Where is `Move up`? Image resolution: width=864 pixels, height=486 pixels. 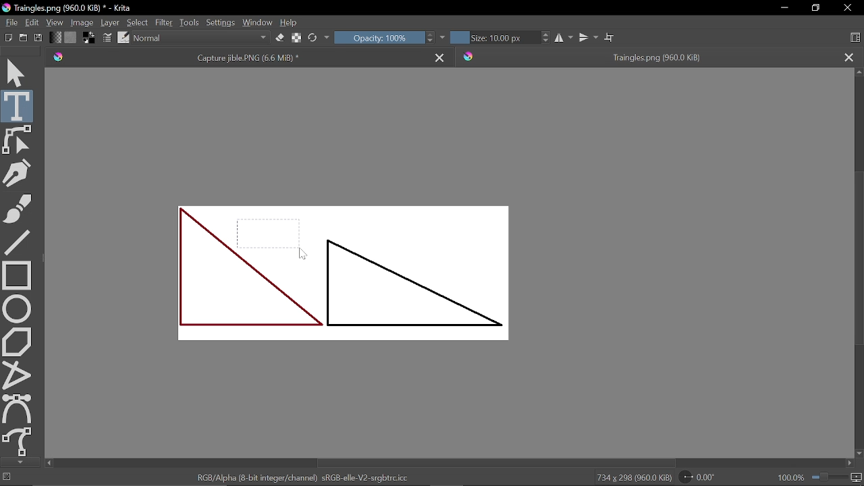 Move up is located at coordinates (859, 74).